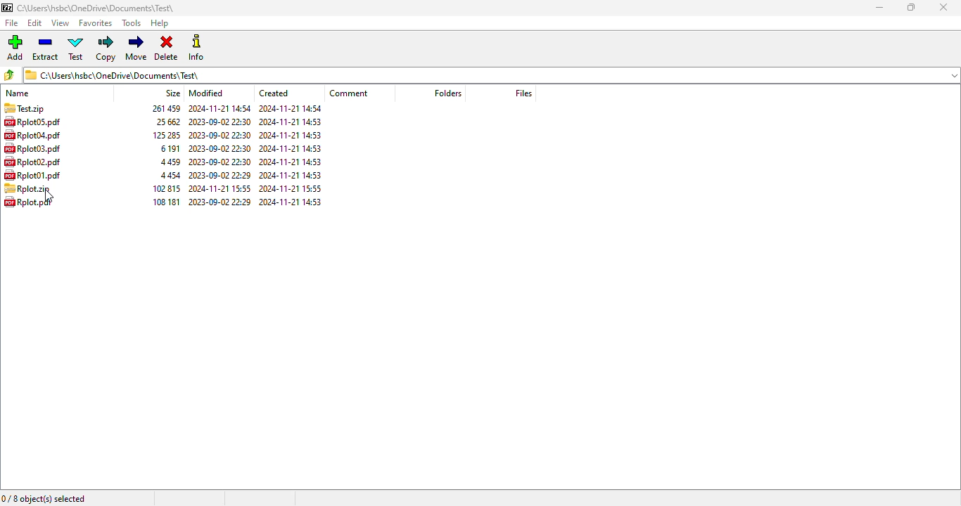 This screenshot has height=506, width=961. What do you see at coordinates (19, 93) in the screenshot?
I see `name` at bounding box center [19, 93].